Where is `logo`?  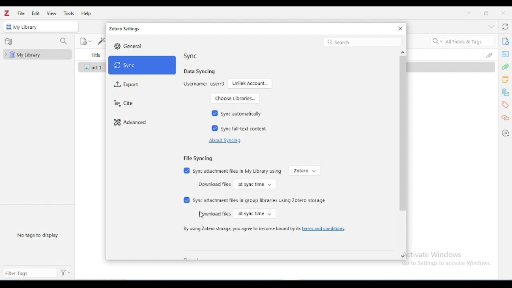
logo is located at coordinates (6, 13).